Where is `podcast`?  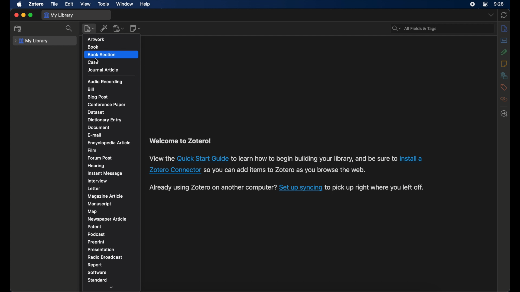
podcast is located at coordinates (96, 234).